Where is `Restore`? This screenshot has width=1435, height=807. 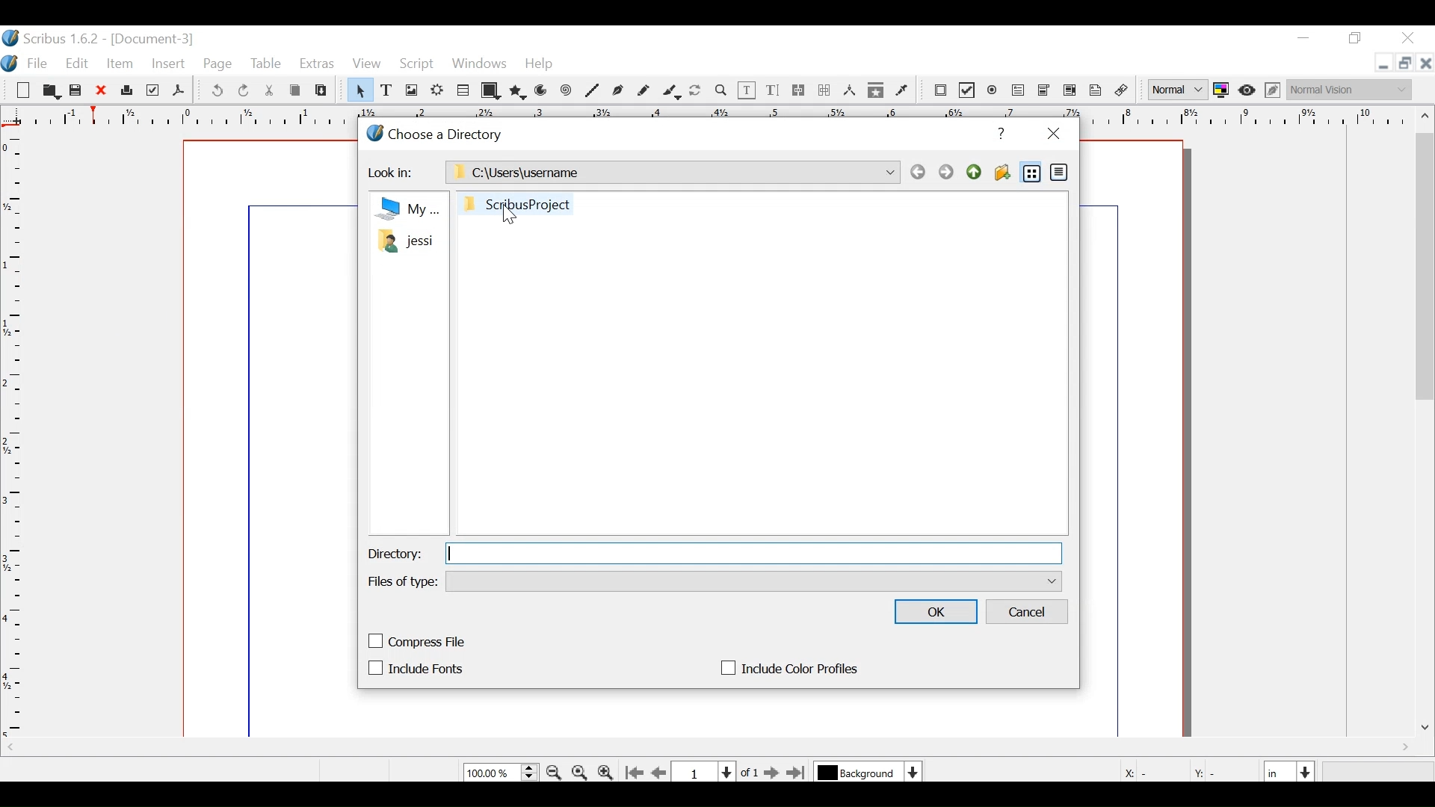
Restore is located at coordinates (1403, 64).